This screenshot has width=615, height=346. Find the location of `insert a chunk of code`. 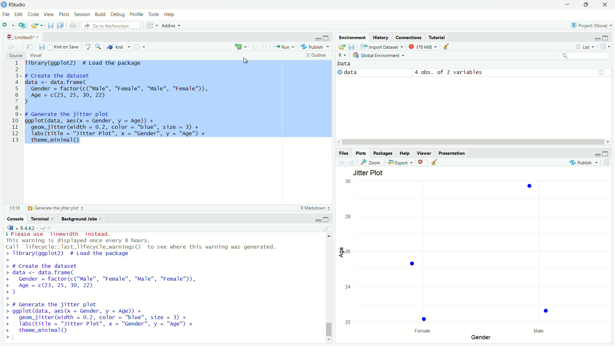

insert a chunk of code is located at coordinates (240, 46).